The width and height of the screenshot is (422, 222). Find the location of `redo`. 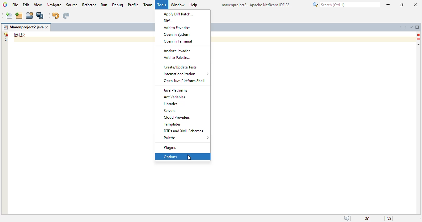

redo is located at coordinates (66, 16).